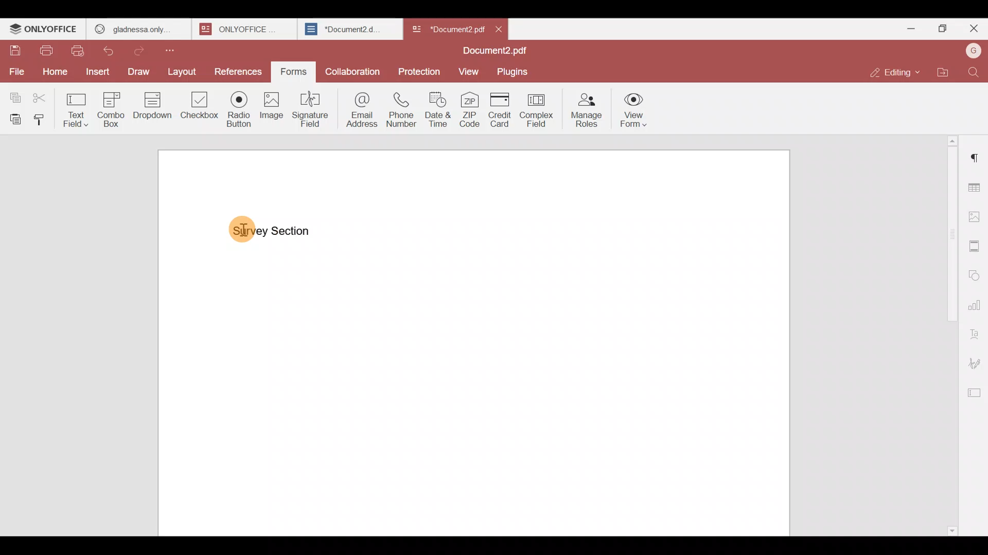 This screenshot has height=555, width=988. I want to click on Complex field, so click(540, 108).